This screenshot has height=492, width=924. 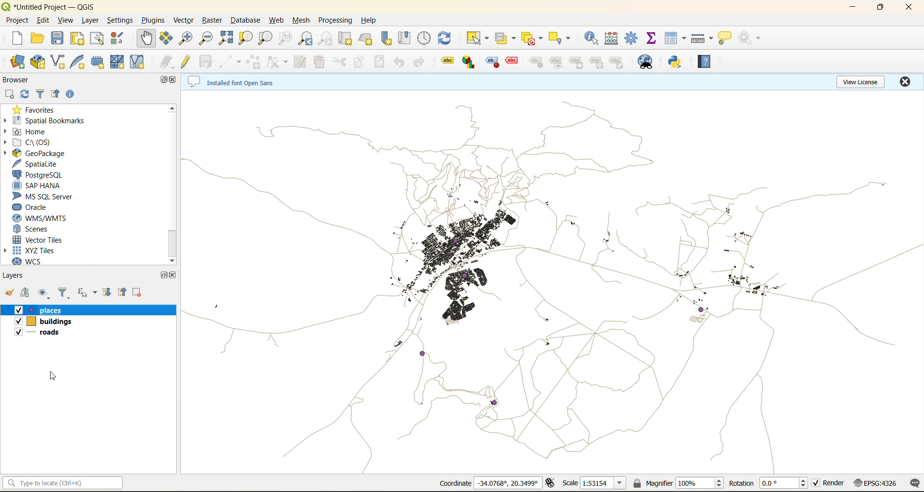 I want to click on new mesh layer, so click(x=119, y=63).